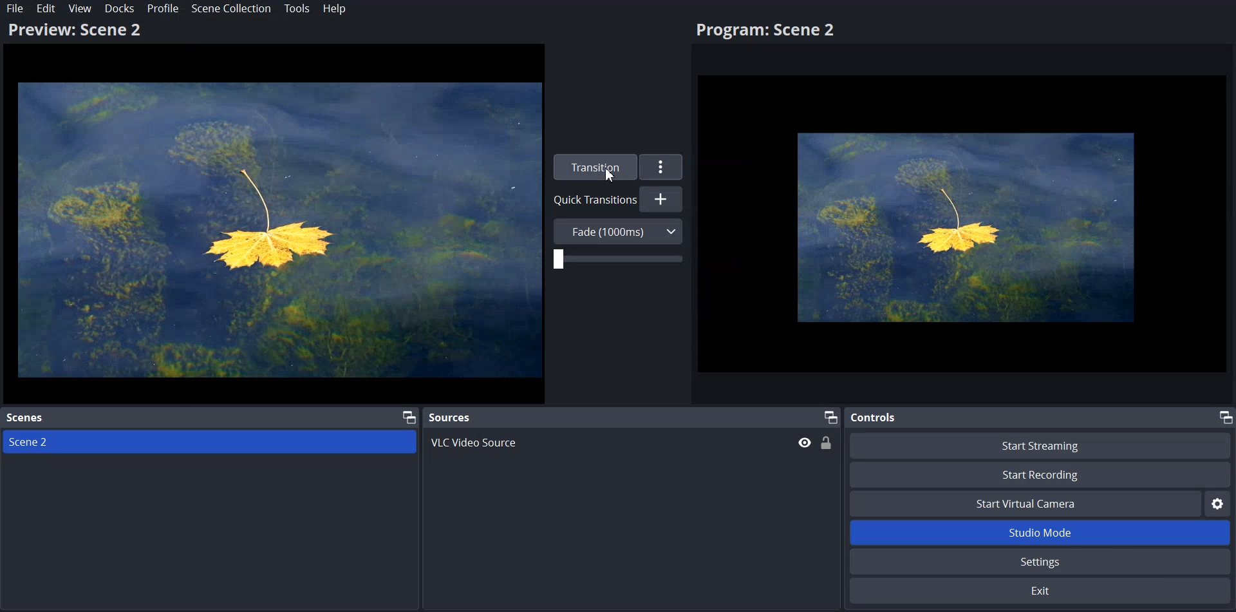 Image resolution: width=1236 pixels, height=612 pixels. I want to click on Program: Scene2, so click(771, 32).